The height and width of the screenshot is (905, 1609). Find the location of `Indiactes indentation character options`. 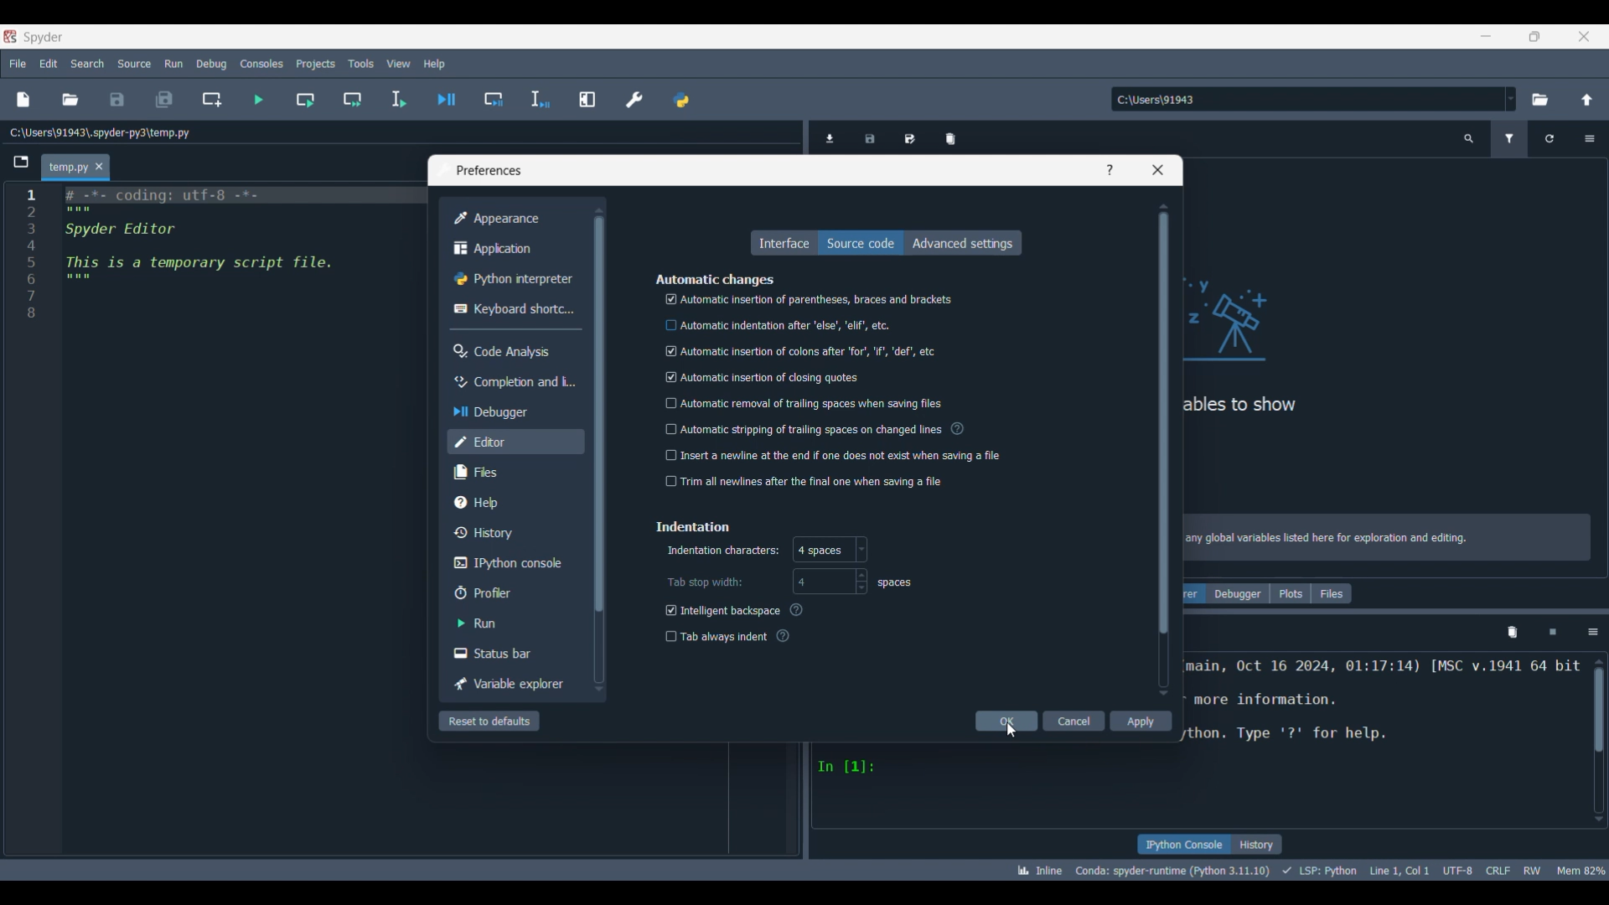

Indiactes indentation character options is located at coordinates (722, 551).